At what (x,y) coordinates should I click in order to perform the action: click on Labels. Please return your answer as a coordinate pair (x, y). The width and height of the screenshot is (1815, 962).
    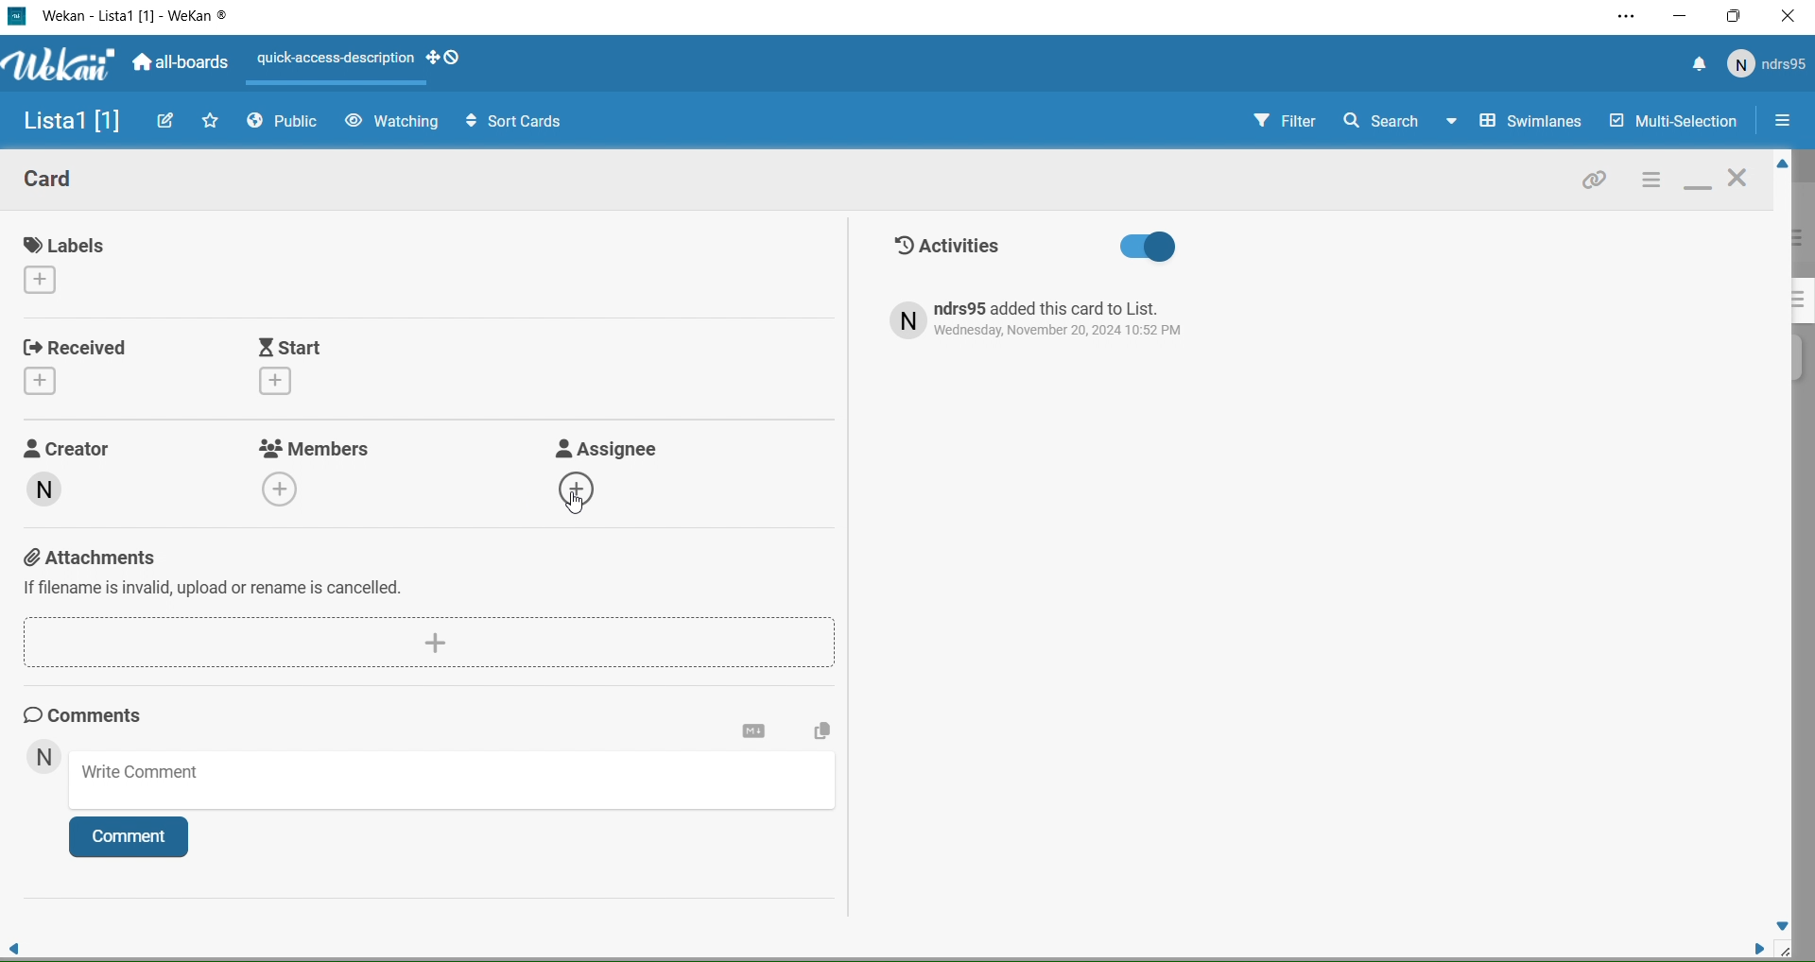
    Looking at the image, I should click on (72, 263).